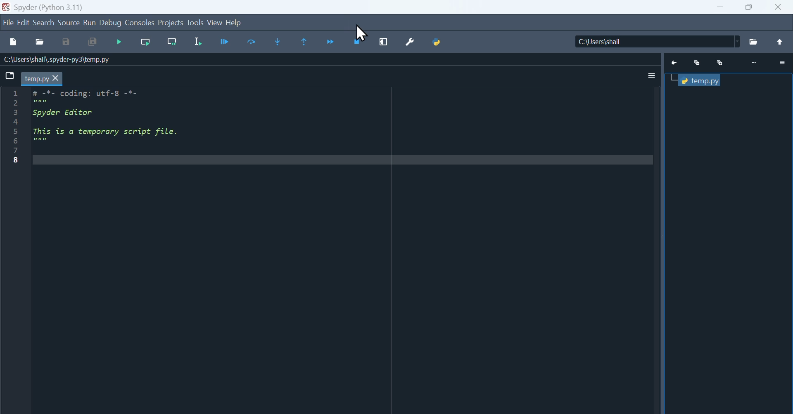 The height and width of the screenshot is (414, 793). What do you see at coordinates (750, 7) in the screenshot?
I see `Maximize` at bounding box center [750, 7].